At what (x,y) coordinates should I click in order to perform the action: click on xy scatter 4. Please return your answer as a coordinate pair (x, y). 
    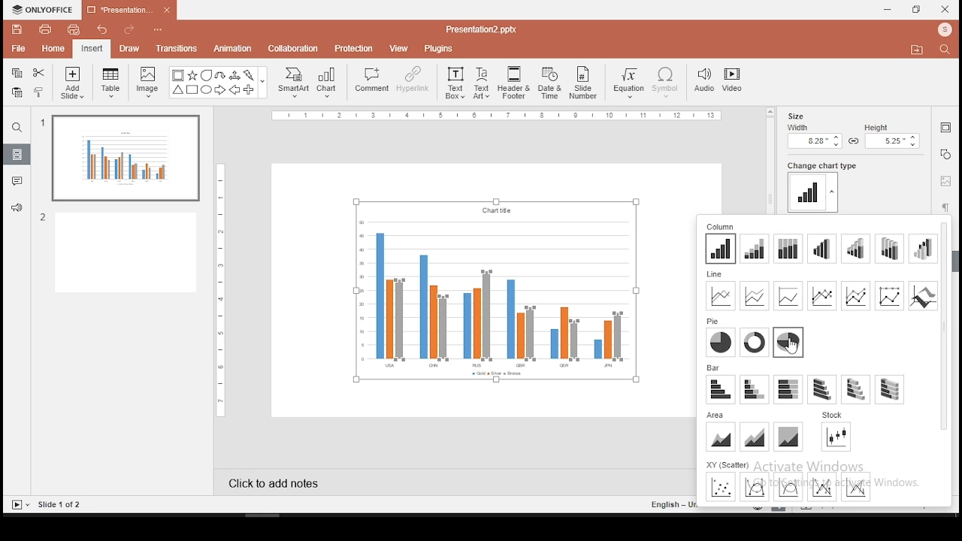
    Looking at the image, I should click on (823, 486).